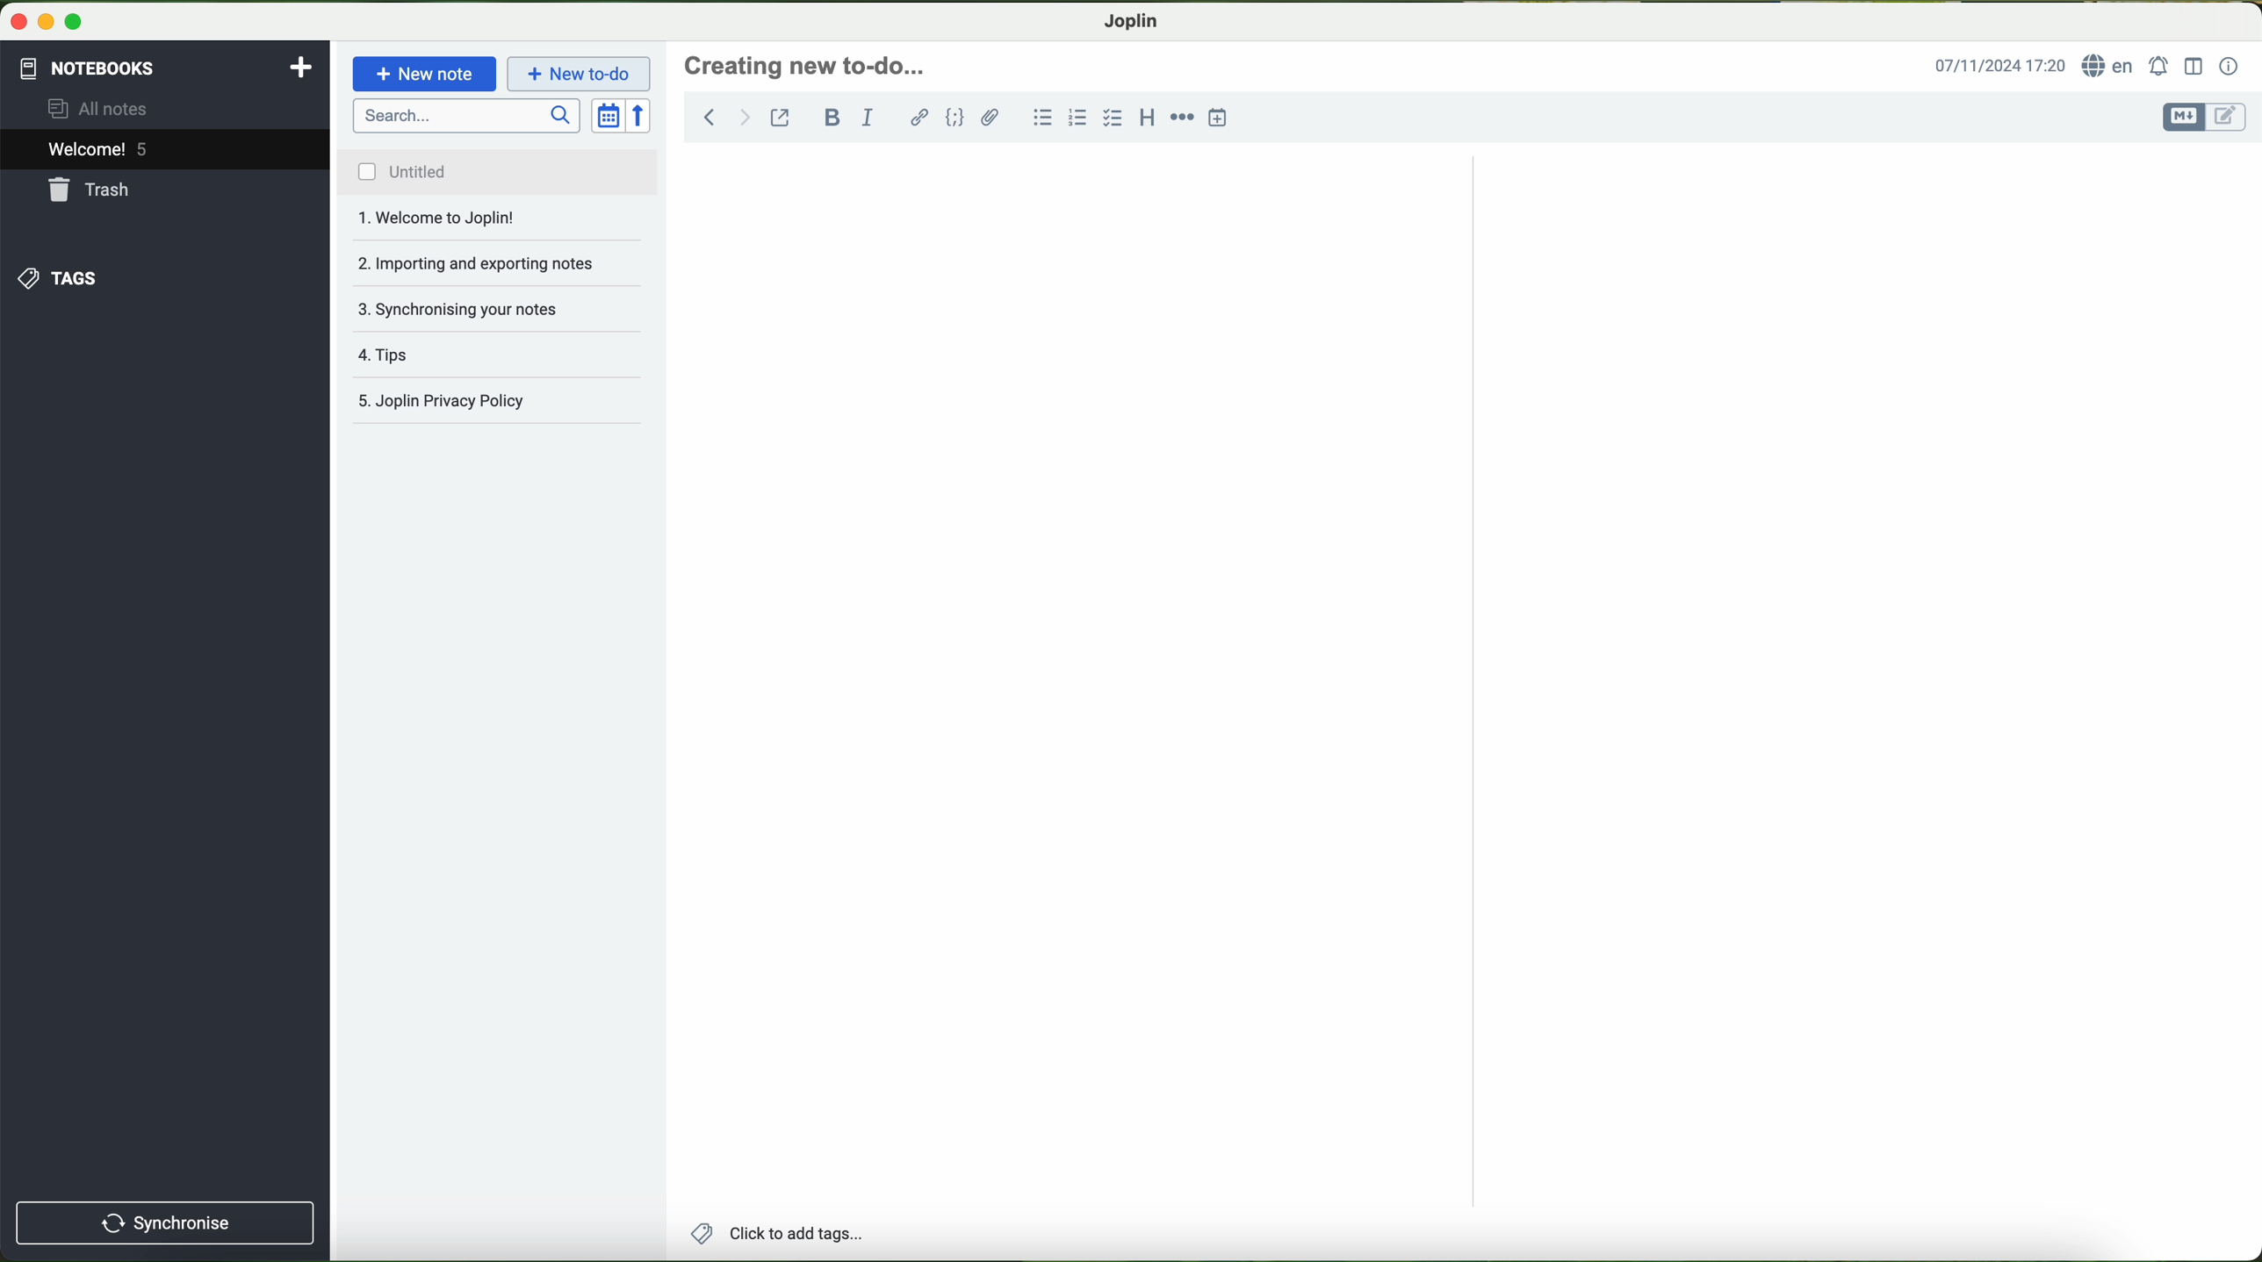 The image size is (2262, 1262). Describe the element at coordinates (498, 223) in the screenshot. I see `importing and exporting notes` at that location.